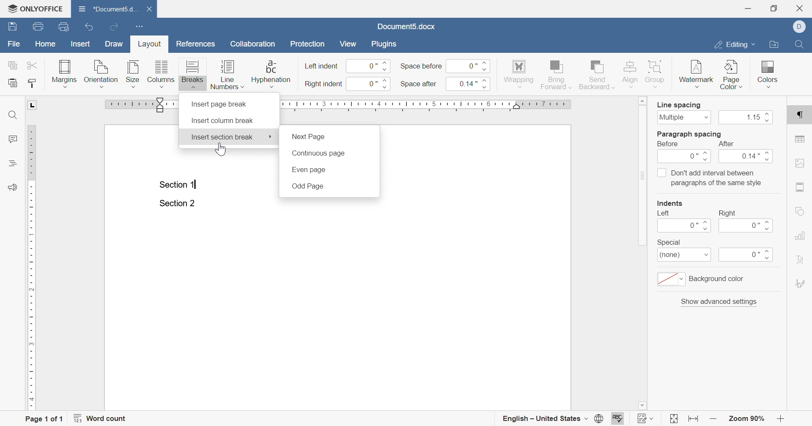 This screenshot has width=812, height=426. What do you see at coordinates (11, 164) in the screenshot?
I see `headings` at bounding box center [11, 164].